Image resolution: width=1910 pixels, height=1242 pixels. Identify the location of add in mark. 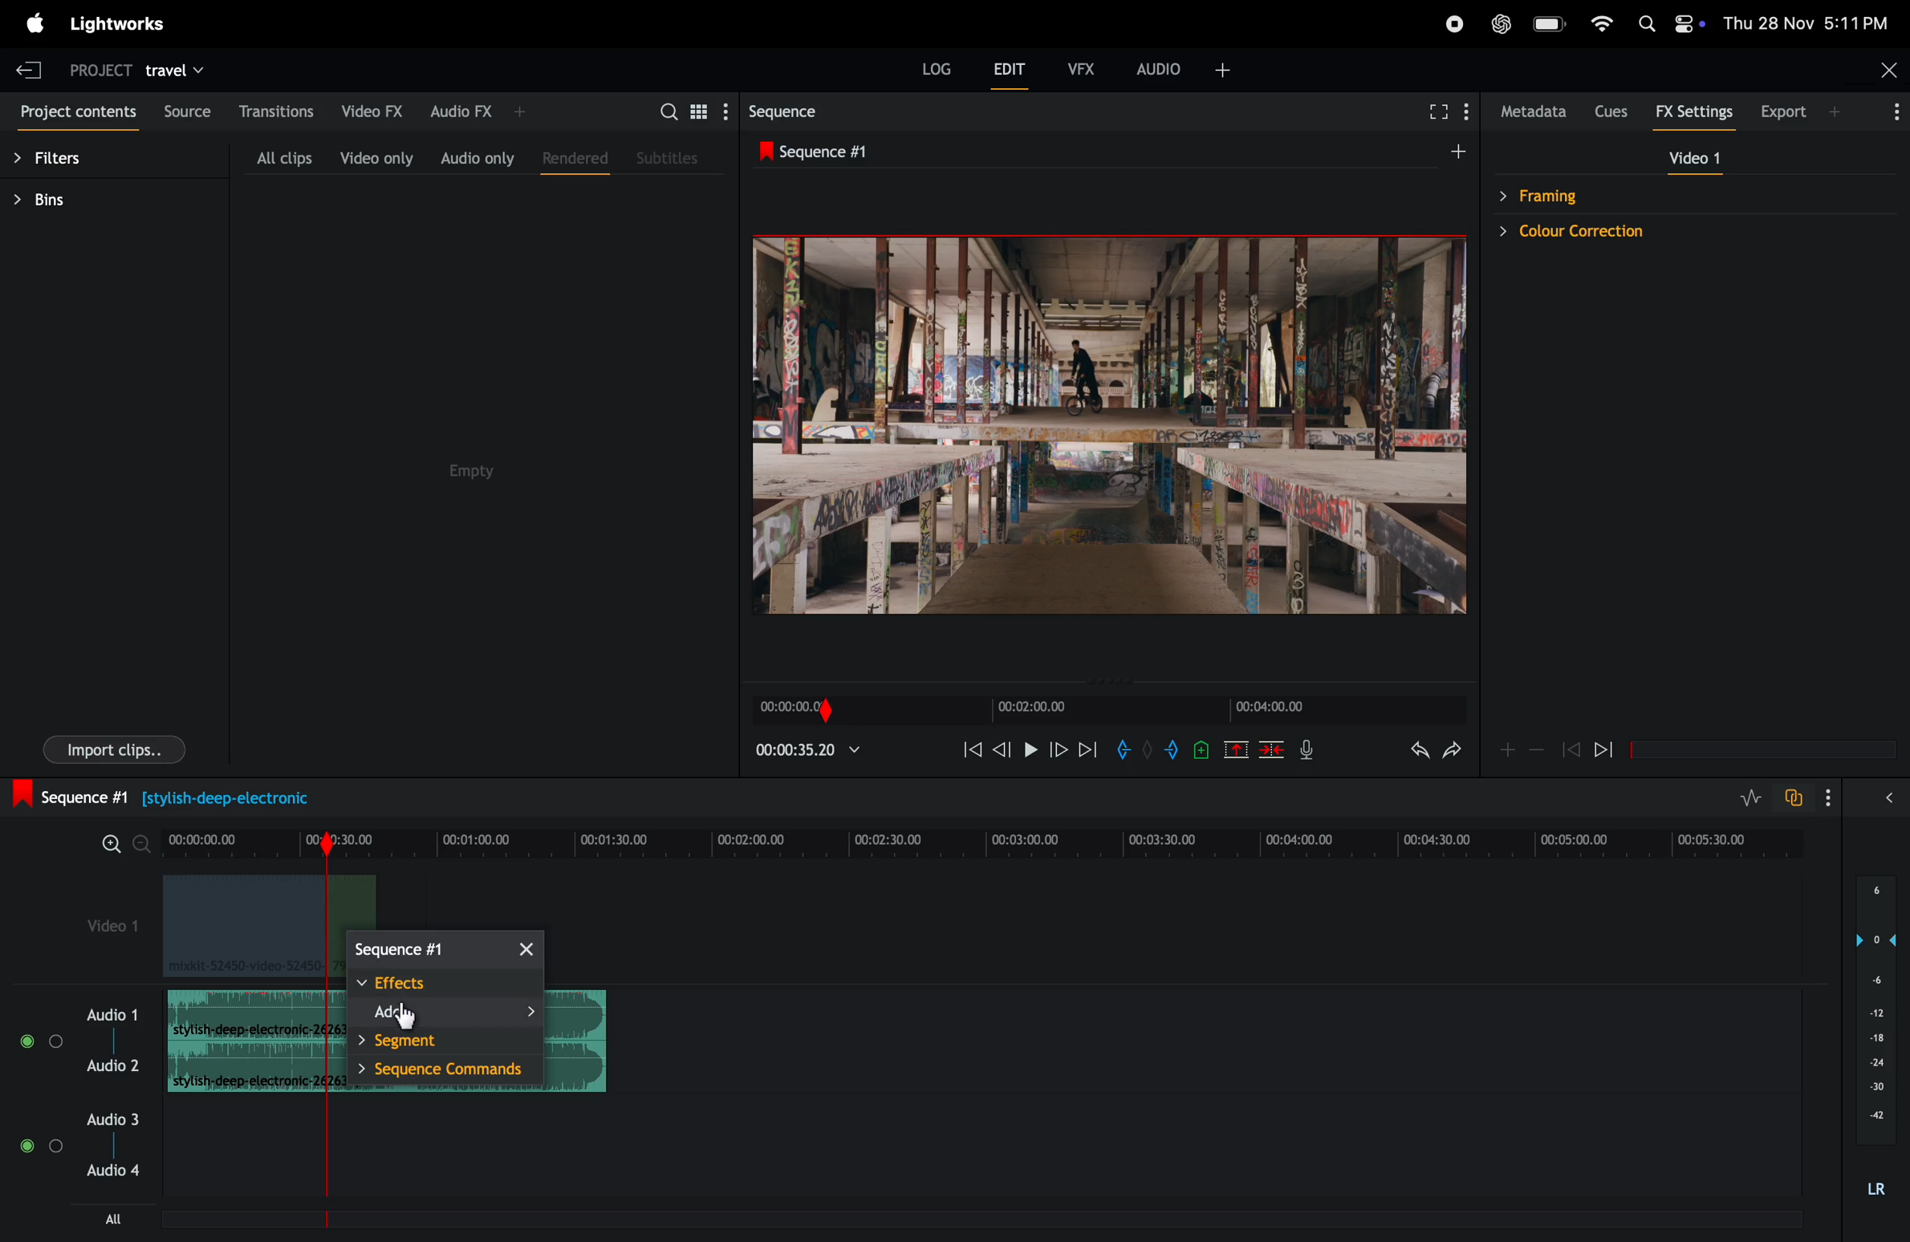
(1126, 750).